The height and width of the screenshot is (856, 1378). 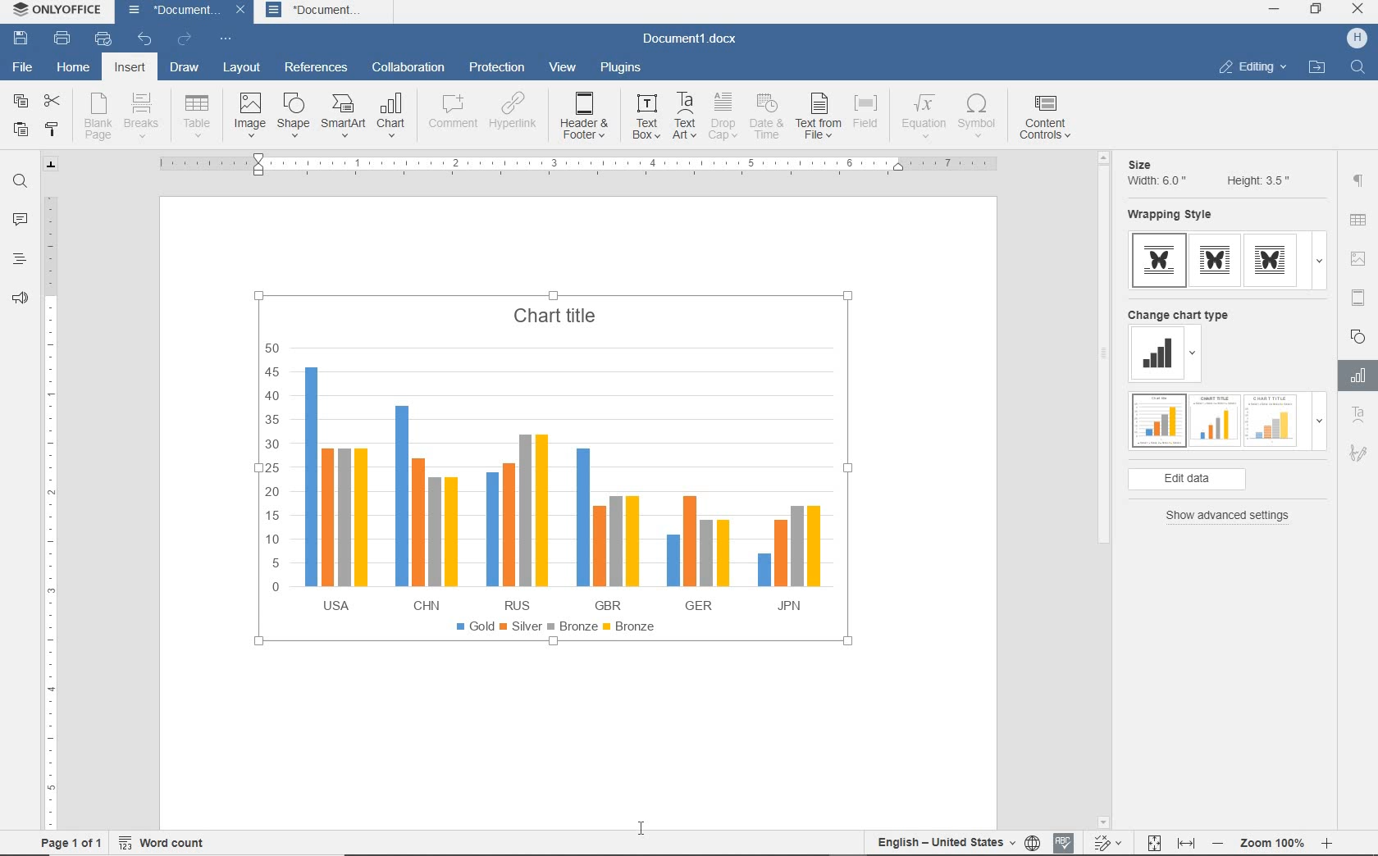 I want to click on tab stop, so click(x=52, y=164).